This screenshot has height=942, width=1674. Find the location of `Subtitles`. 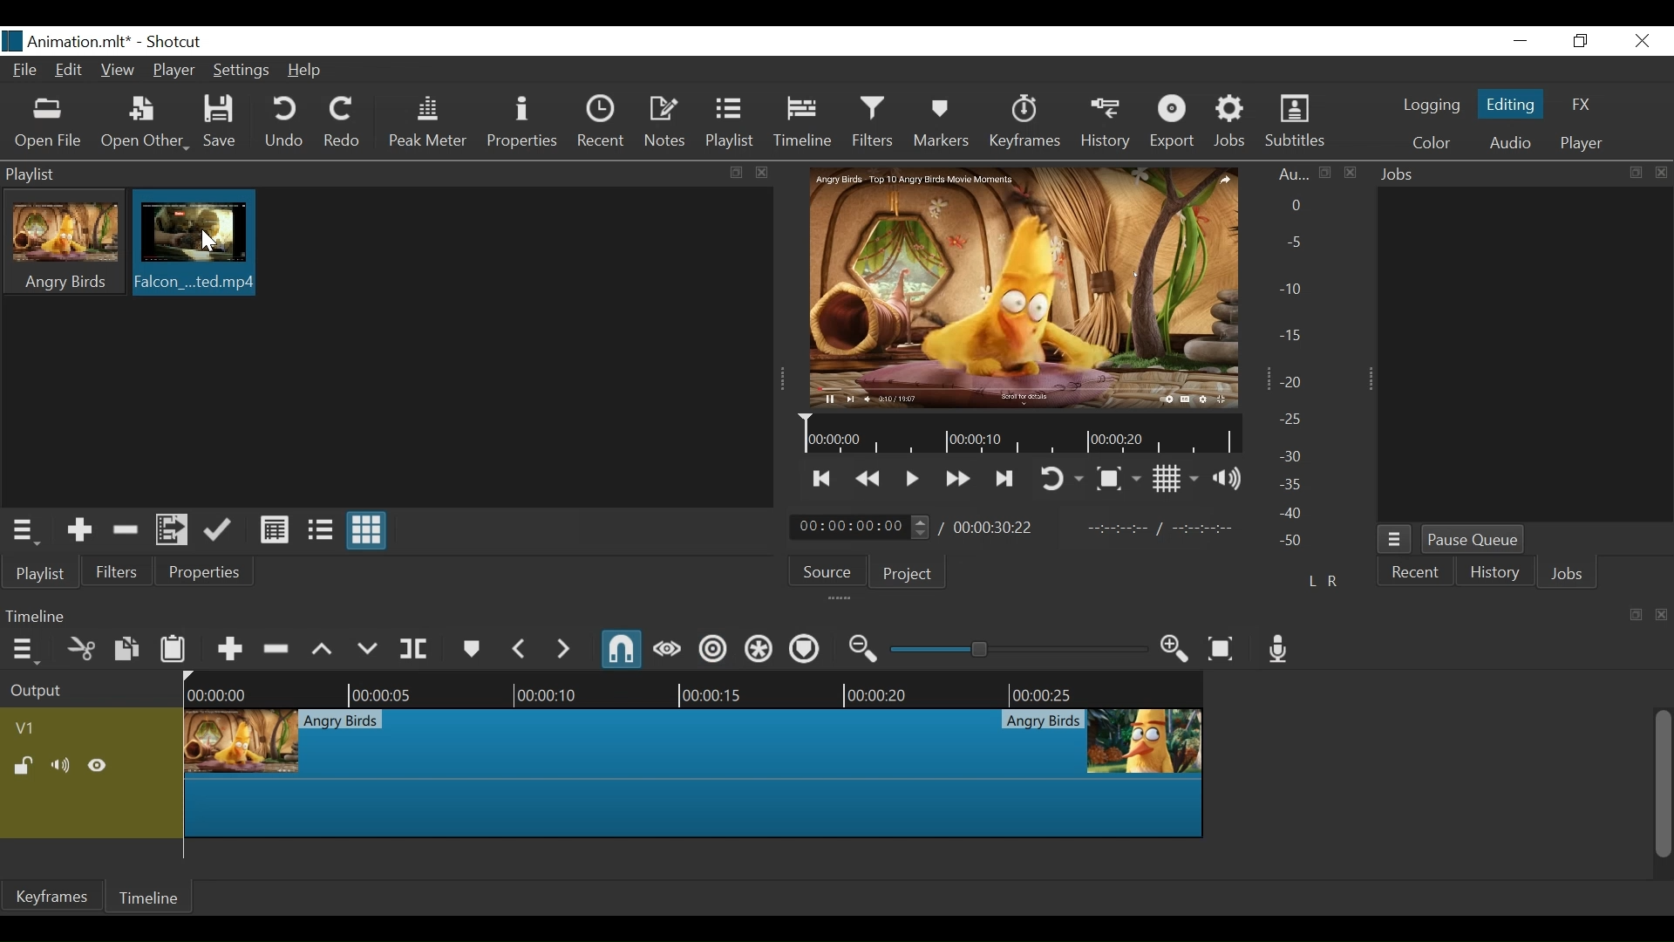

Subtitles is located at coordinates (1298, 121).